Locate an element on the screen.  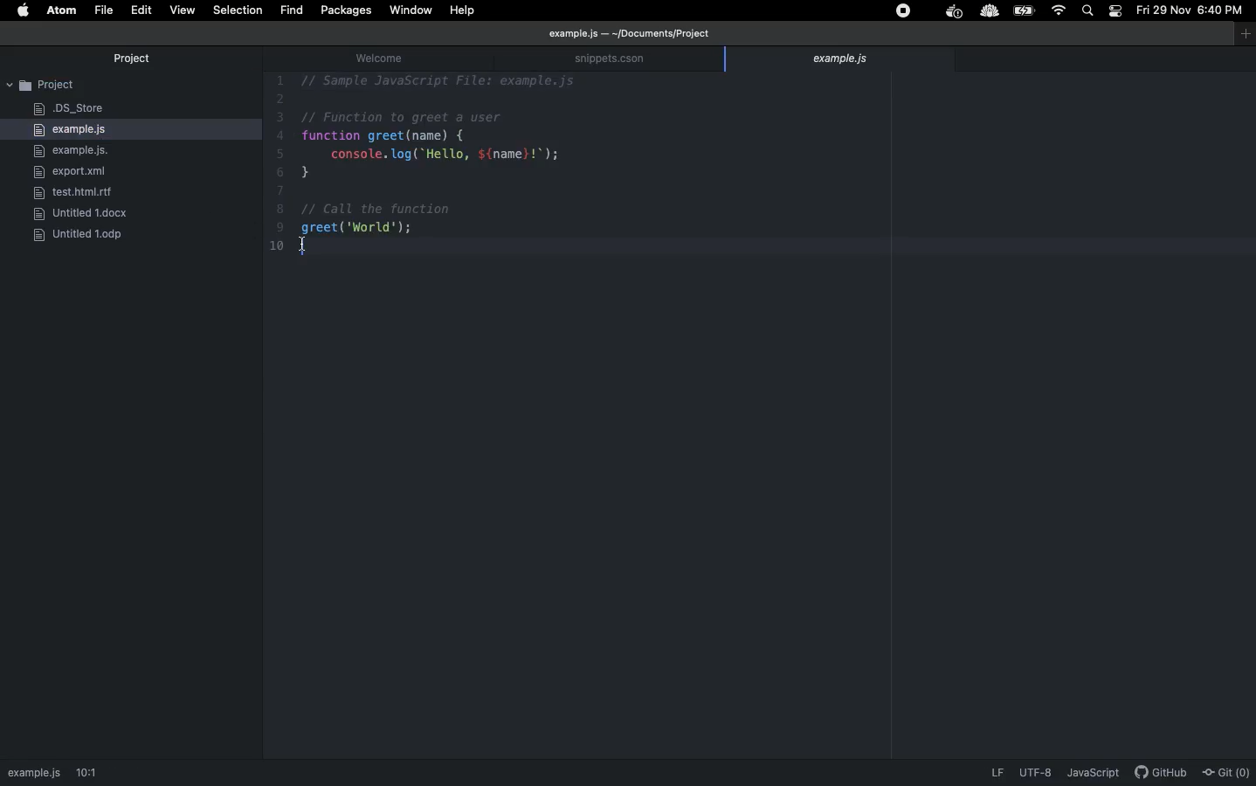
Packages is located at coordinates (349, 12).